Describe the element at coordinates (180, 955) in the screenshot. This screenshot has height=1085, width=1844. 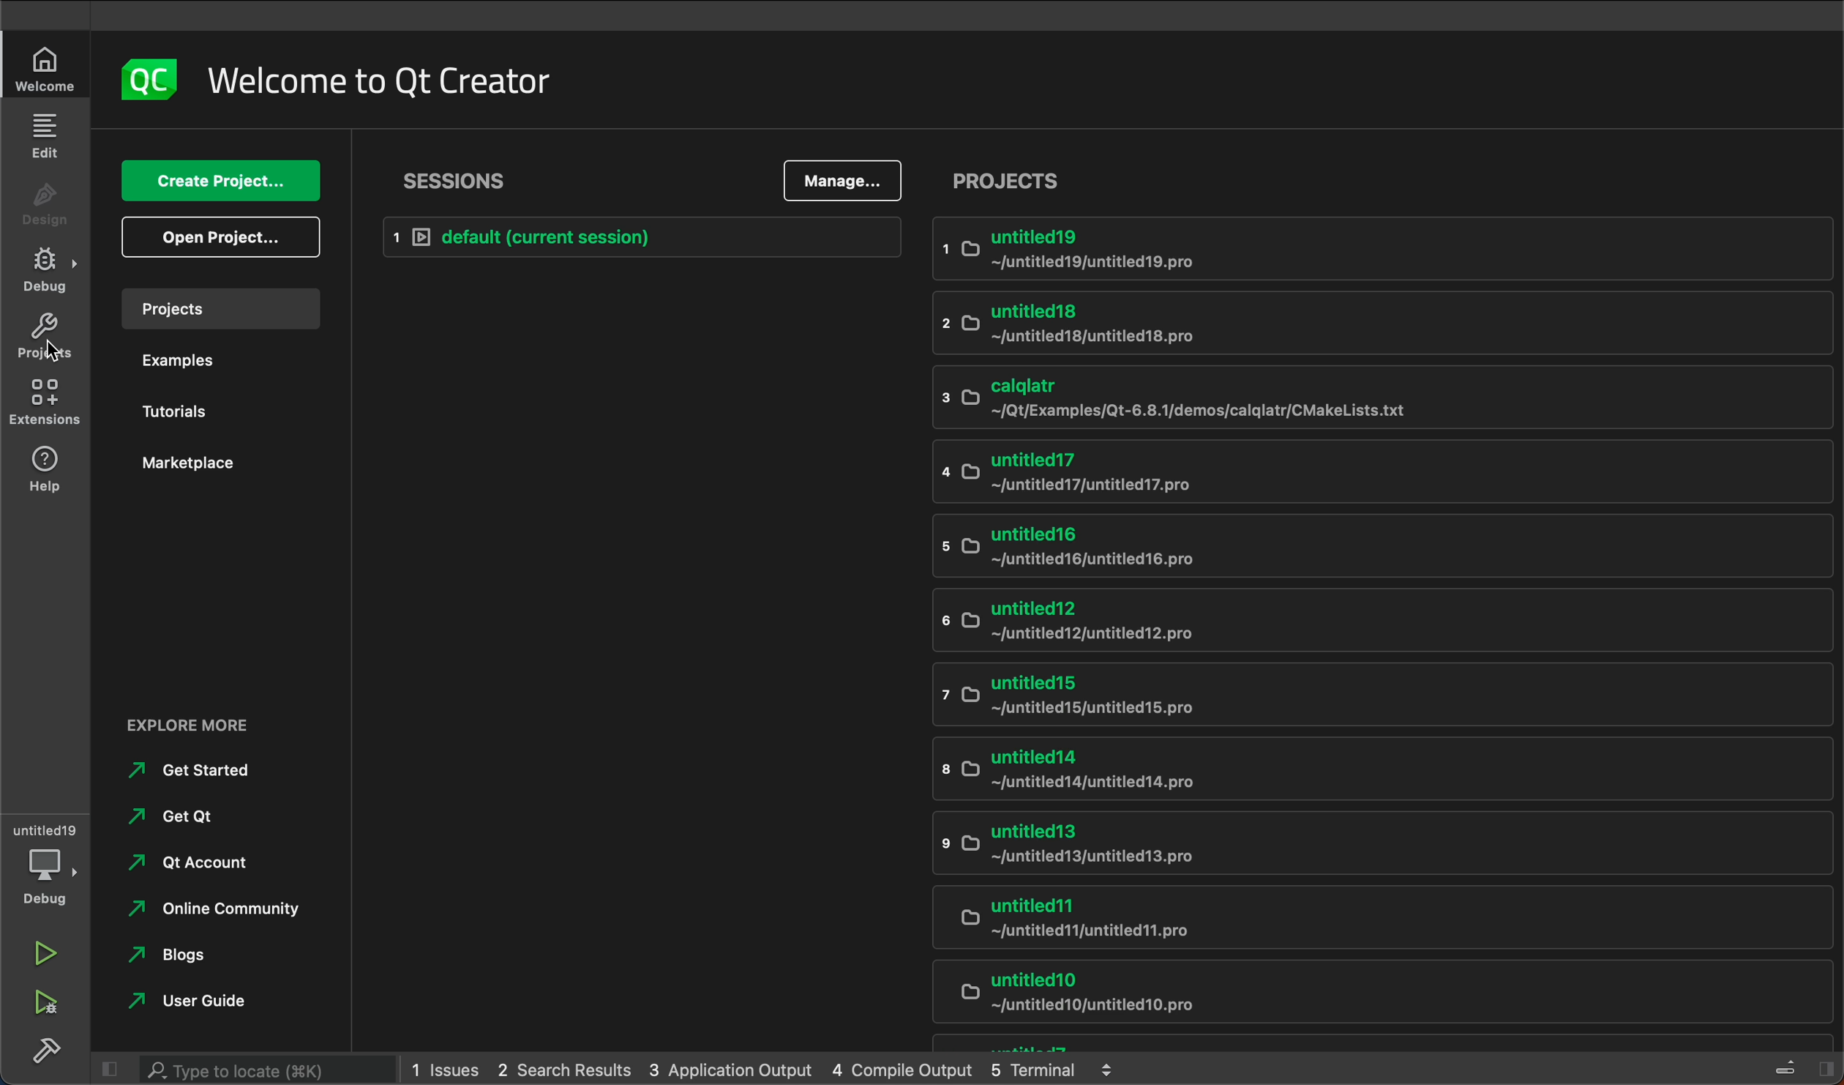
I see `Blogs ` at that location.